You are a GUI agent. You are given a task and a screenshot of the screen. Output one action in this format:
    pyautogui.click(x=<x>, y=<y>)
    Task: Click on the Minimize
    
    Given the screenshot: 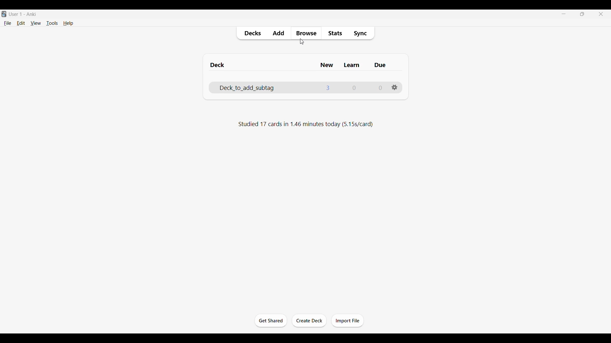 What is the action you would take?
    pyautogui.click(x=564, y=14)
    